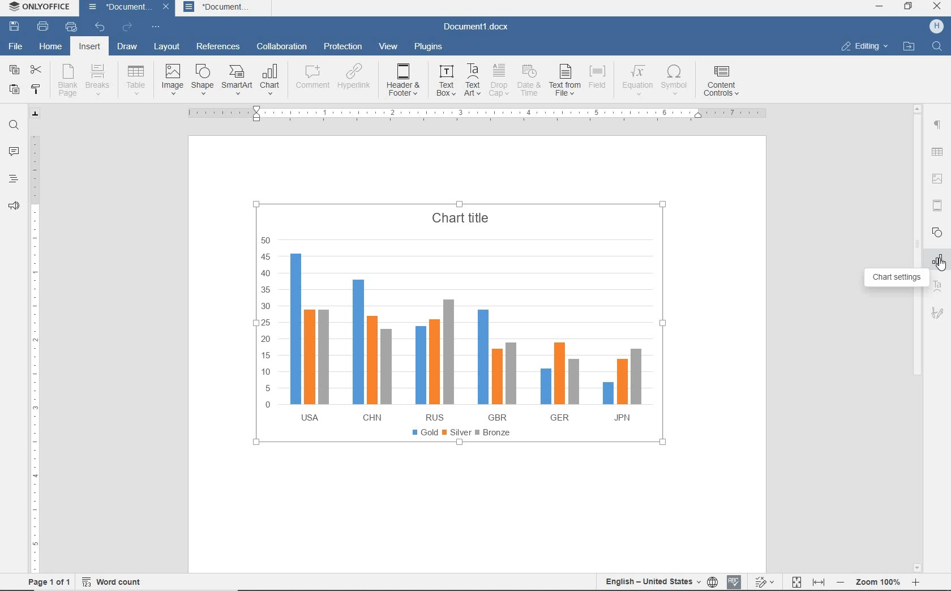 This screenshot has height=591, width=951. Describe the element at coordinates (880, 580) in the screenshot. I see `zoom 100%` at that location.